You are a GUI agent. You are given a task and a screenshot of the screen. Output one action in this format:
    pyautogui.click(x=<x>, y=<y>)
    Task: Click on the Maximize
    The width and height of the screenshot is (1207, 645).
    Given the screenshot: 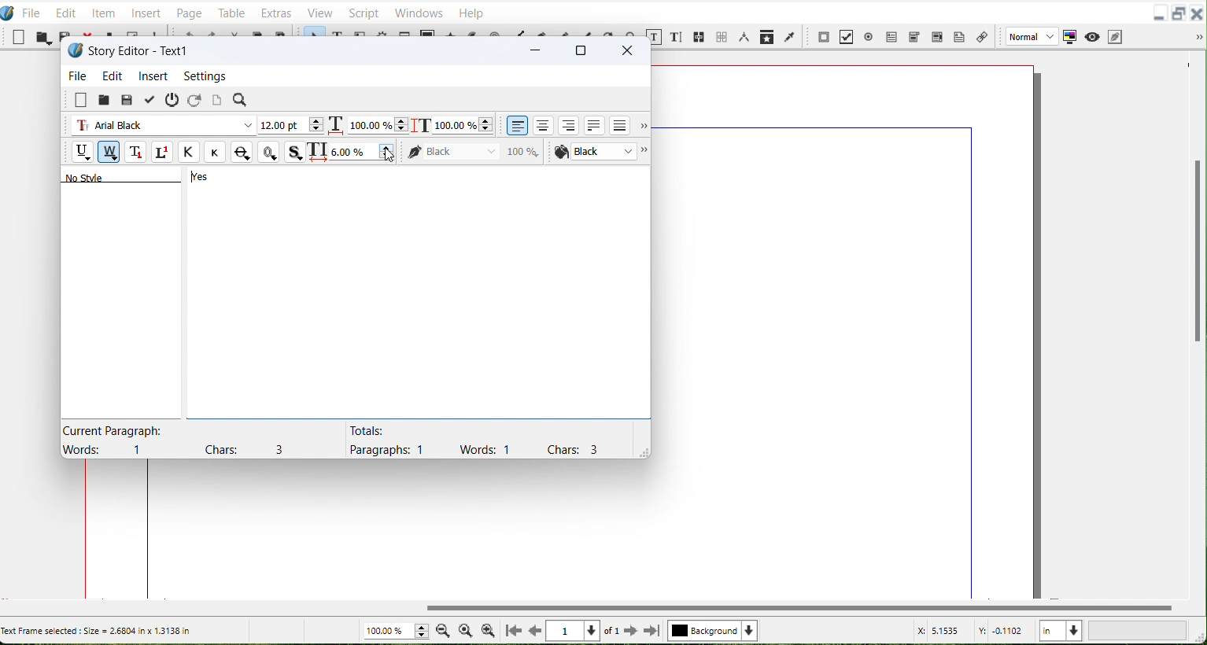 What is the action you would take?
    pyautogui.click(x=579, y=49)
    